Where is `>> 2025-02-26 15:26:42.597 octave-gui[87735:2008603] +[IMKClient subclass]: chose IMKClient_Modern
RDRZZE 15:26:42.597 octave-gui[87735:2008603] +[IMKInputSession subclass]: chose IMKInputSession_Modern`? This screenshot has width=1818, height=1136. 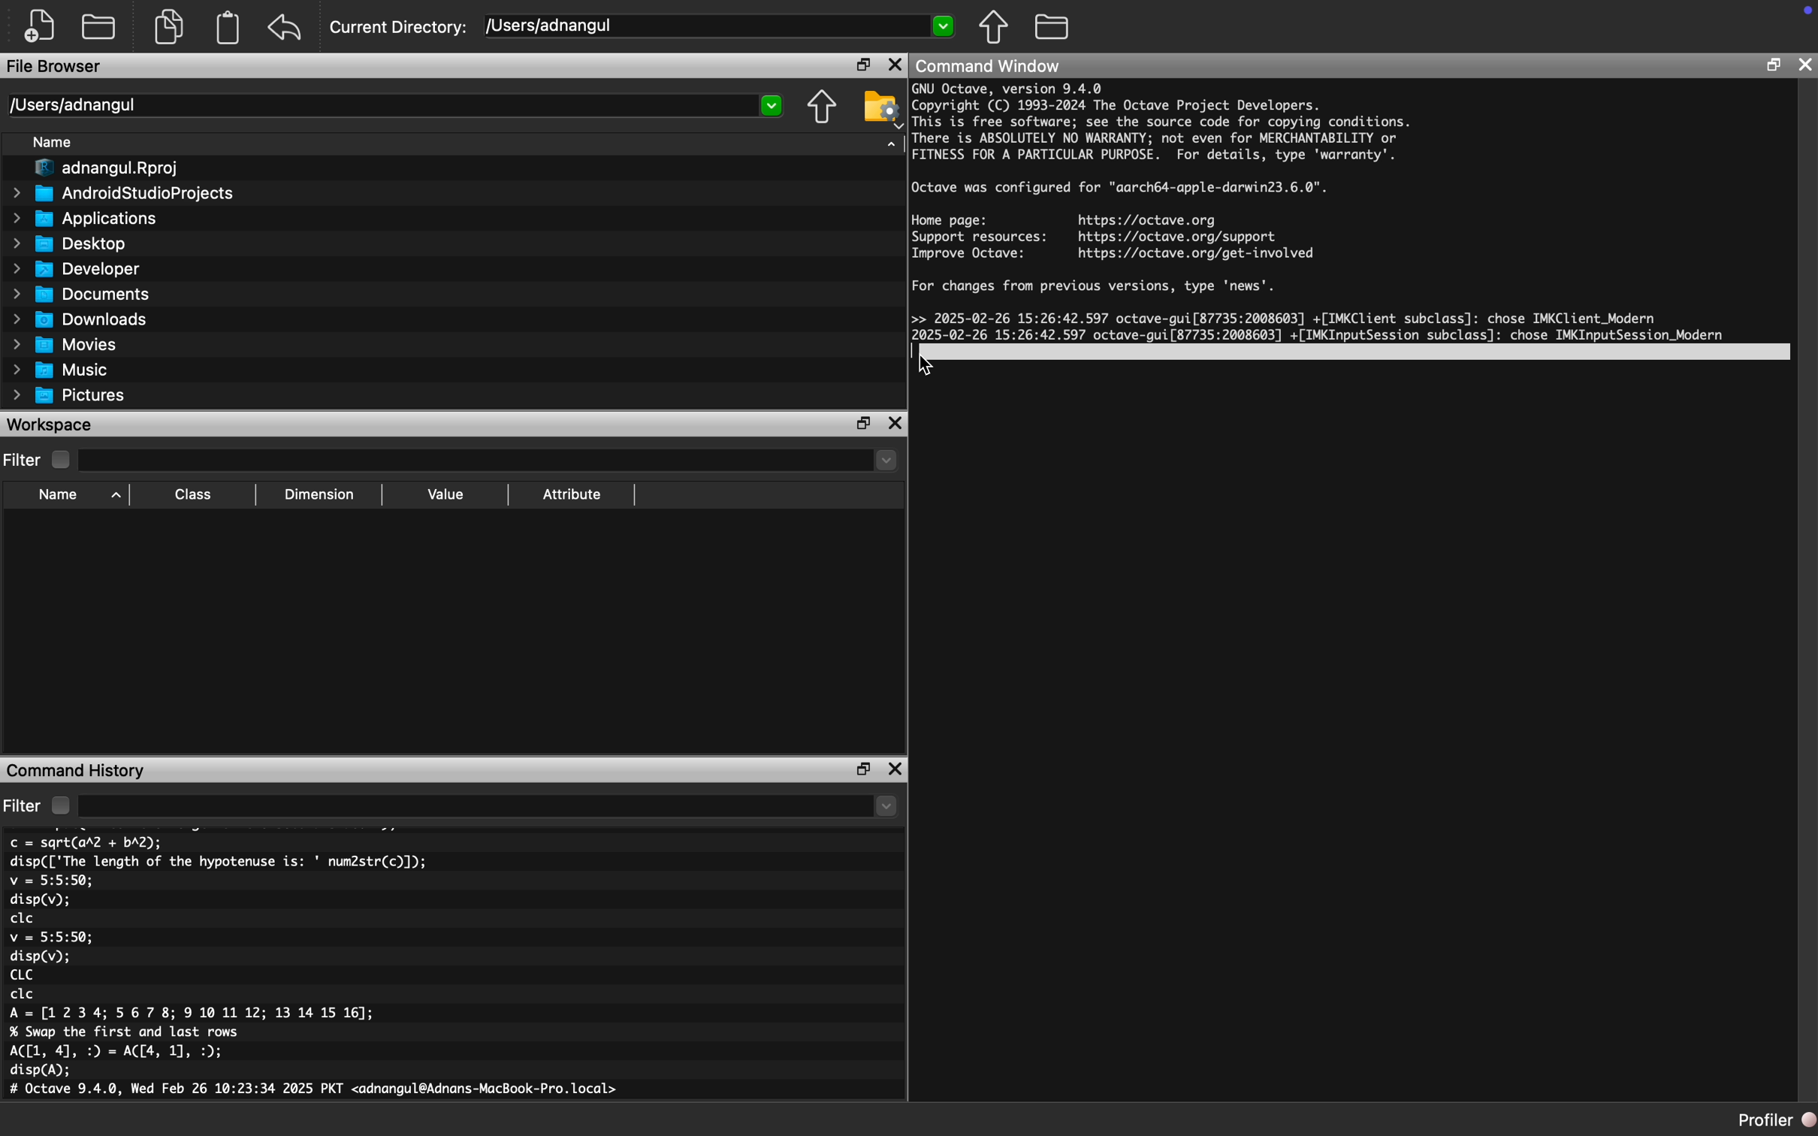
>> 2025-02-26 15:26:42.597 octave-gui[87735:2008603] +[IMKClient subclass]: chose IMKClient_Modern
RDRZZE 15:26:42.597 octave-gui[87735:2008603] +[IMKInputSession subclass]: chose IMKInputSession_Modern is located at coordinates (1321, 331).